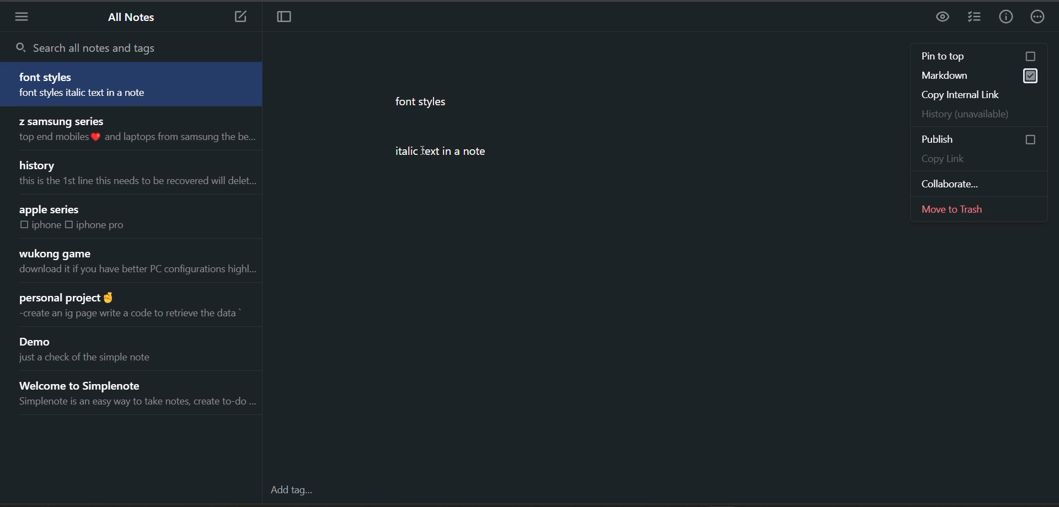  Describe the element at coordinates (944, 17) in the screenshot. I see `preview` at that location.